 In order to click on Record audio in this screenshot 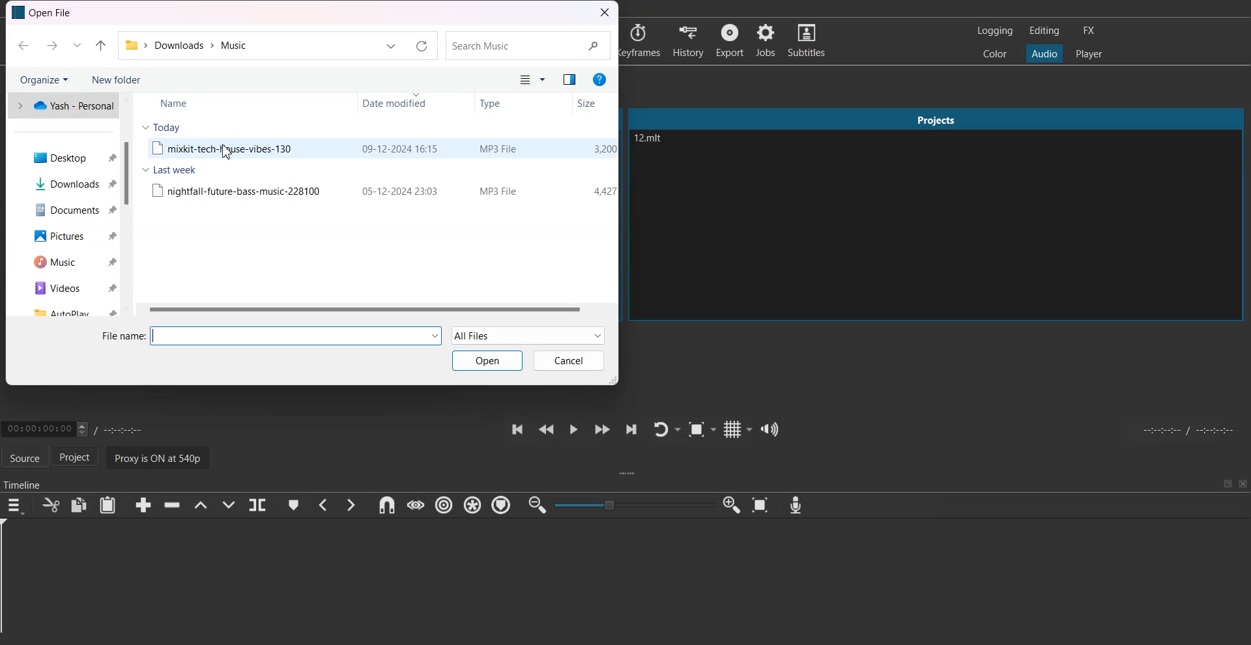, I will do `click(795, 505)`.